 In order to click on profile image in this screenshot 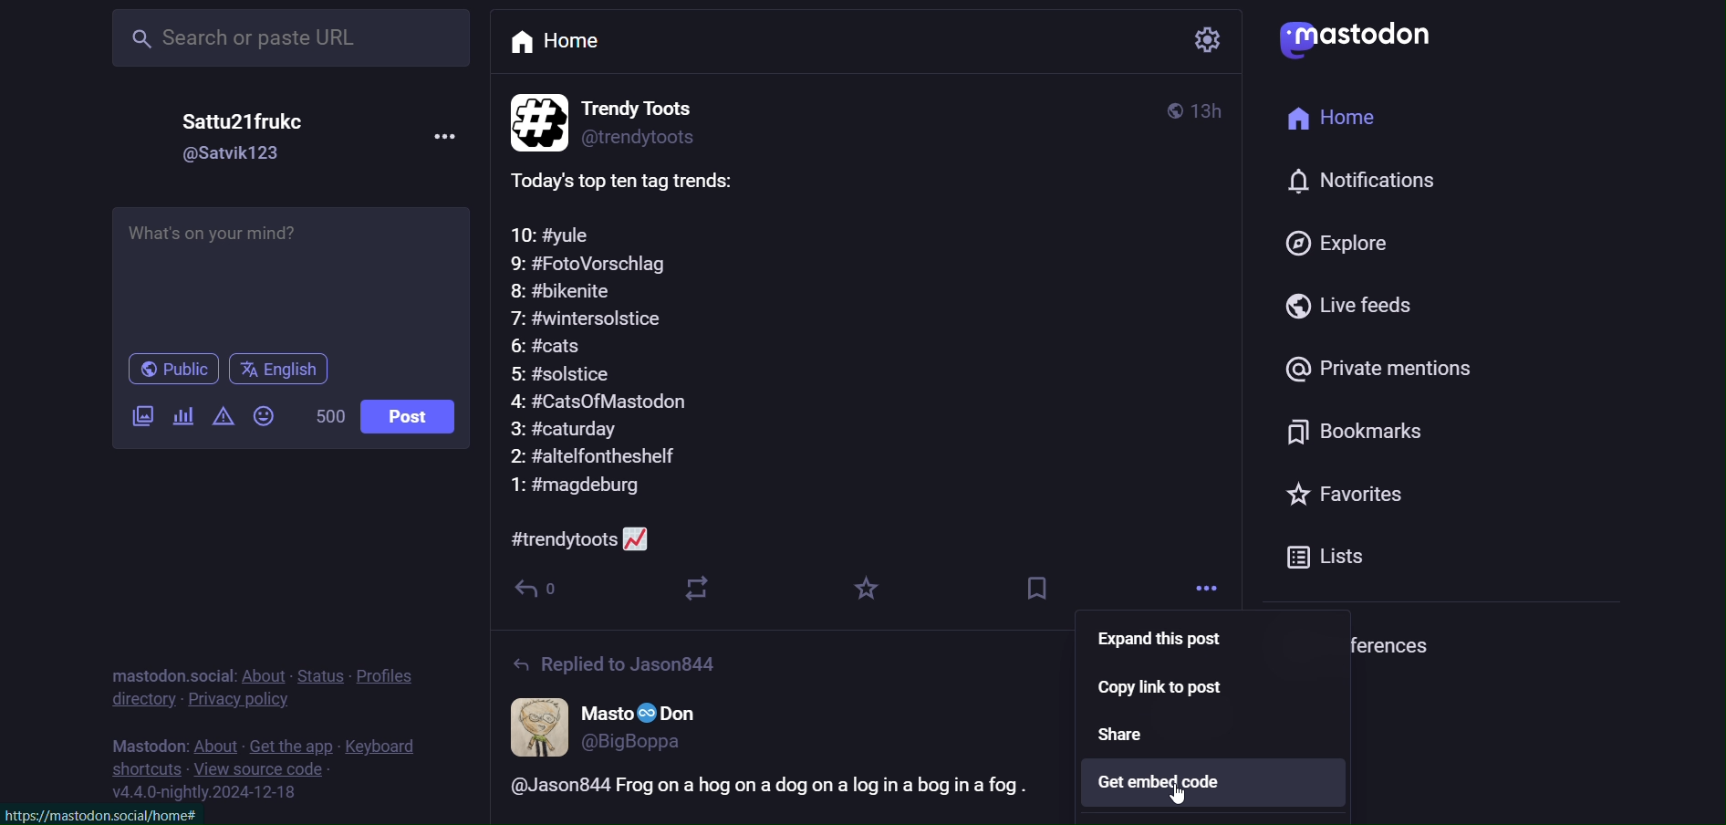, I will do `click(535, 119)`.